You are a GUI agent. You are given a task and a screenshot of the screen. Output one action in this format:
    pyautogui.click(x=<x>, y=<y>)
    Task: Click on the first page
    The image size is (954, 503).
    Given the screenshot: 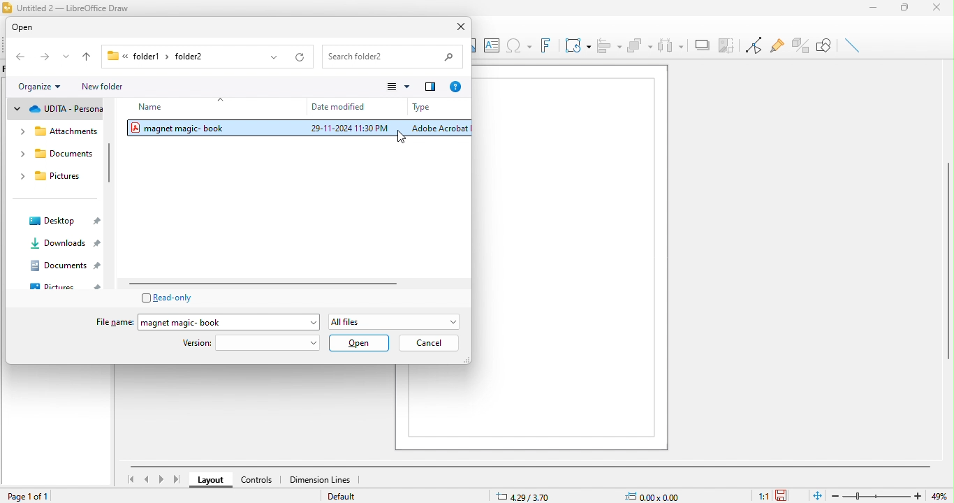 What is the action you would take?
    pyautogui.click(x=130, y=479)
    